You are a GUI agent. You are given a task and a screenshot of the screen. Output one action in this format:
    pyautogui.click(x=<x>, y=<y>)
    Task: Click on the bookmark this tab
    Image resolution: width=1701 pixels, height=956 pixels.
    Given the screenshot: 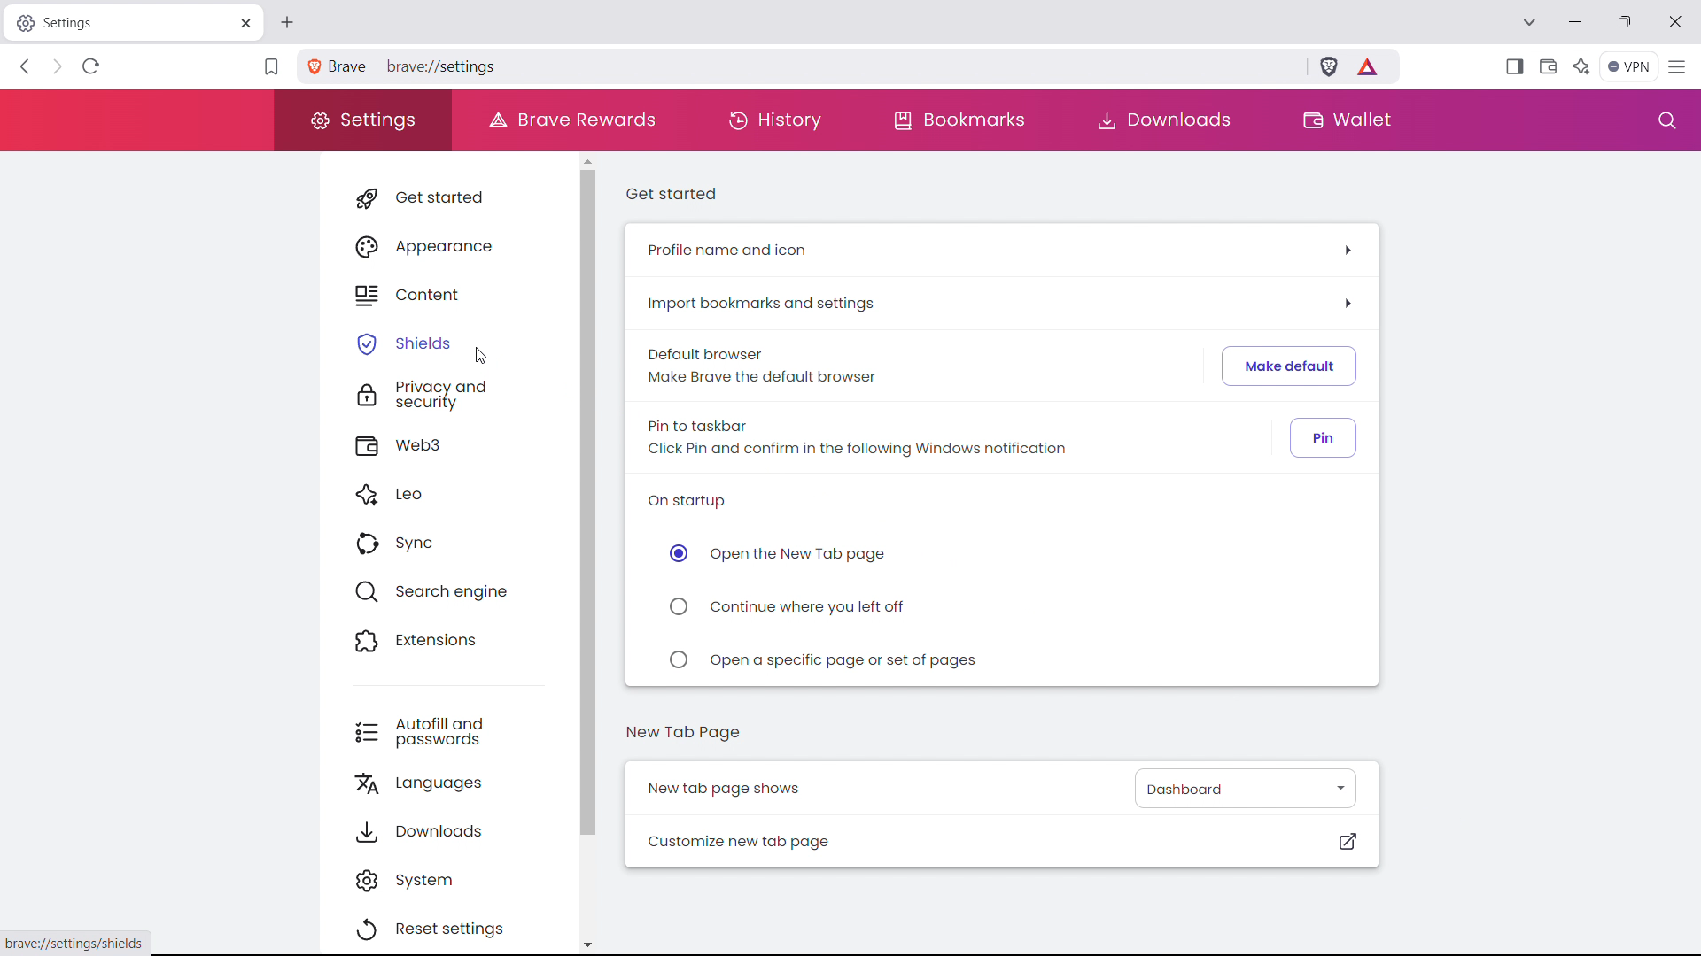 What is the action you would take?
    pyautogui.click(x=271, y=67)
    